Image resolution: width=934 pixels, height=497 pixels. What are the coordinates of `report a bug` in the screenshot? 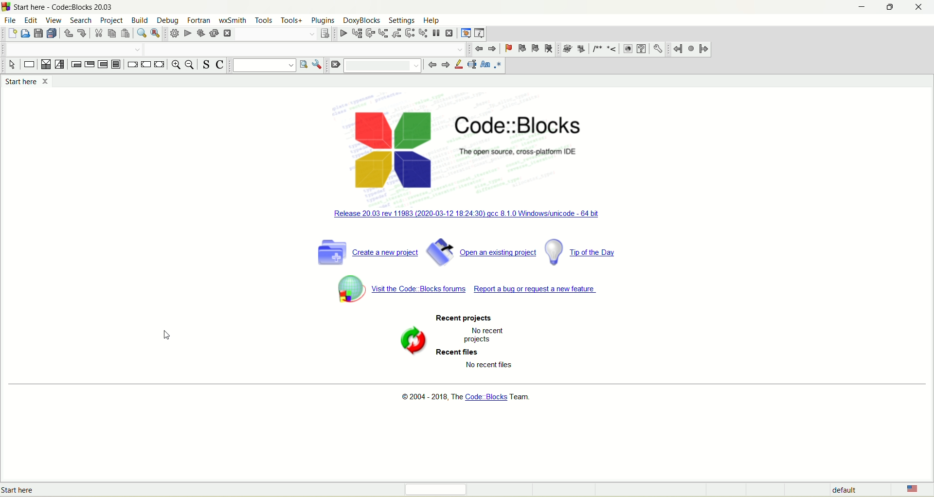 It's located at (488, 290).